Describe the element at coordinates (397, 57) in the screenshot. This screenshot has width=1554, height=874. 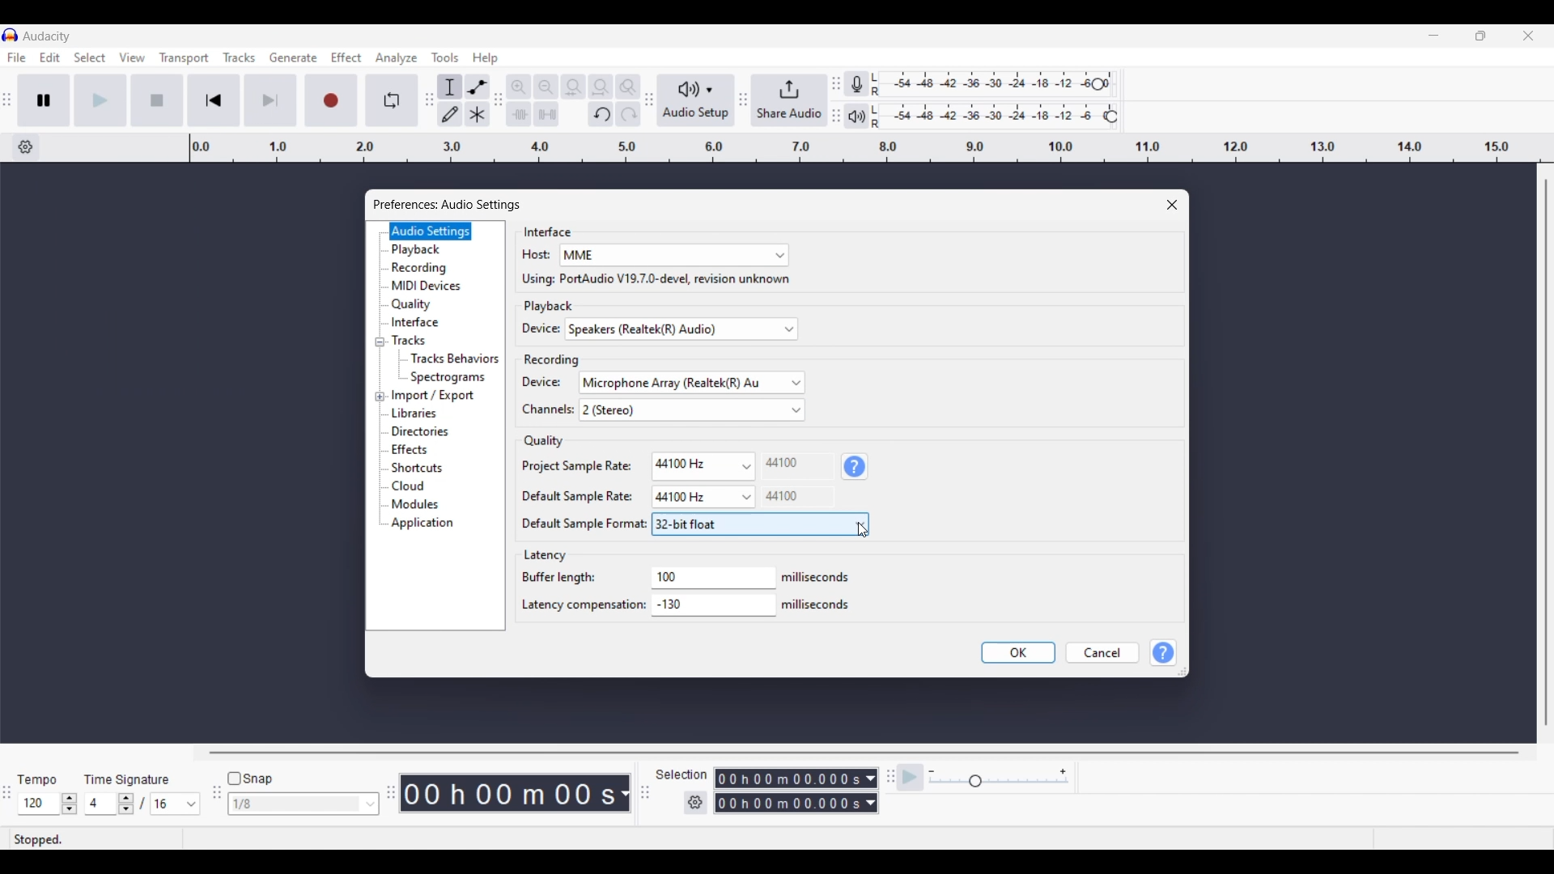
I see `Analyze menu` at that location.